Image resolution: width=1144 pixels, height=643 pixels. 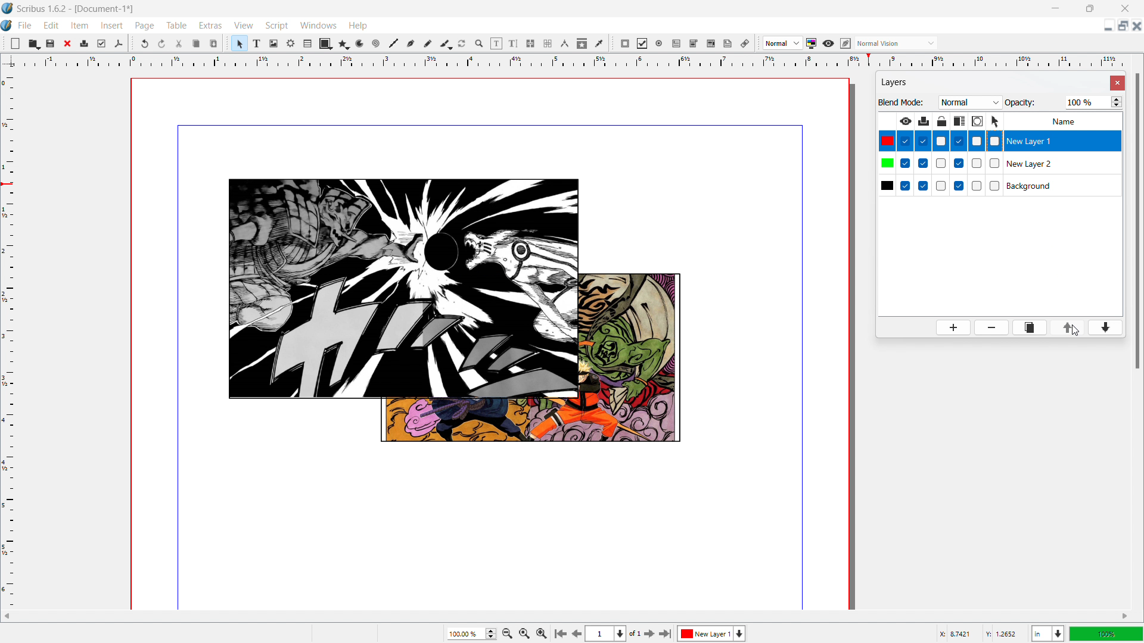 What do you see at coordinates (80, 26) in the screenshot?
I see `item` at bounding box center [80, 26].